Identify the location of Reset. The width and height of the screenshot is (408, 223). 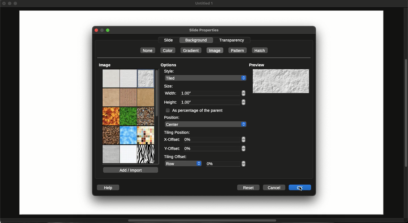
(248, 188).